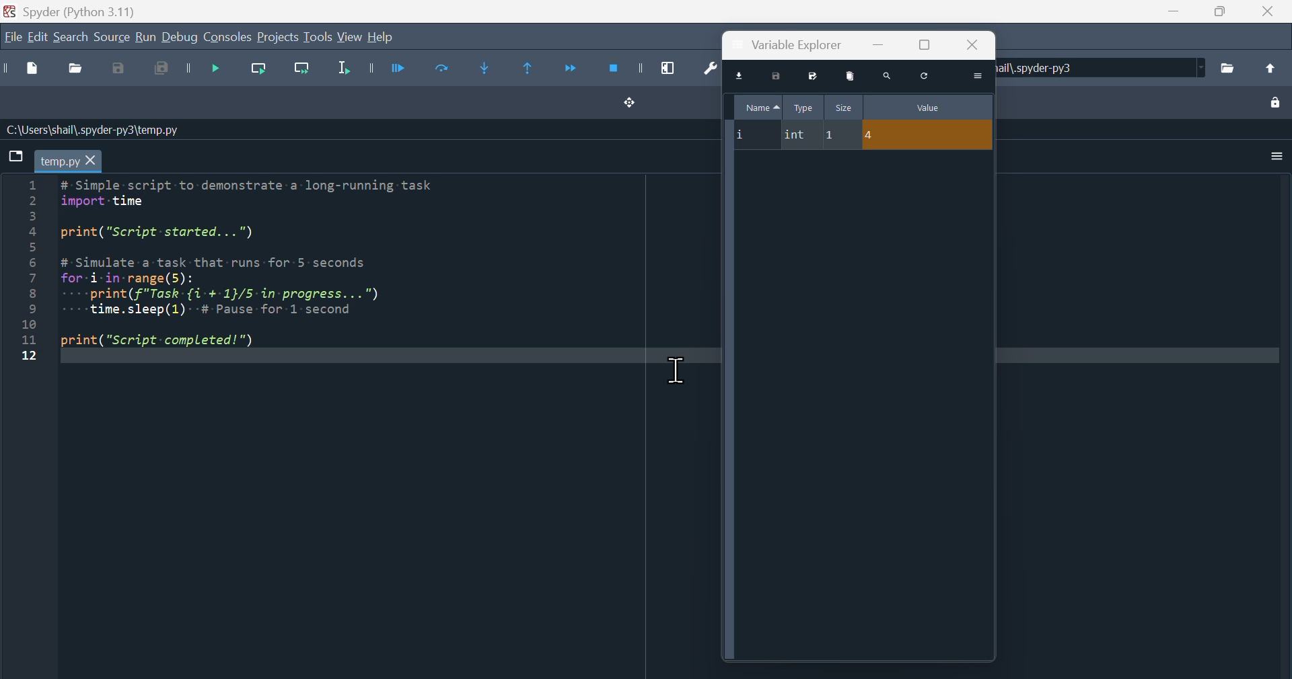  Describe the element at coordinates (301, 73) in the screenshot. I see `Run current line and go to the next one` at that location.